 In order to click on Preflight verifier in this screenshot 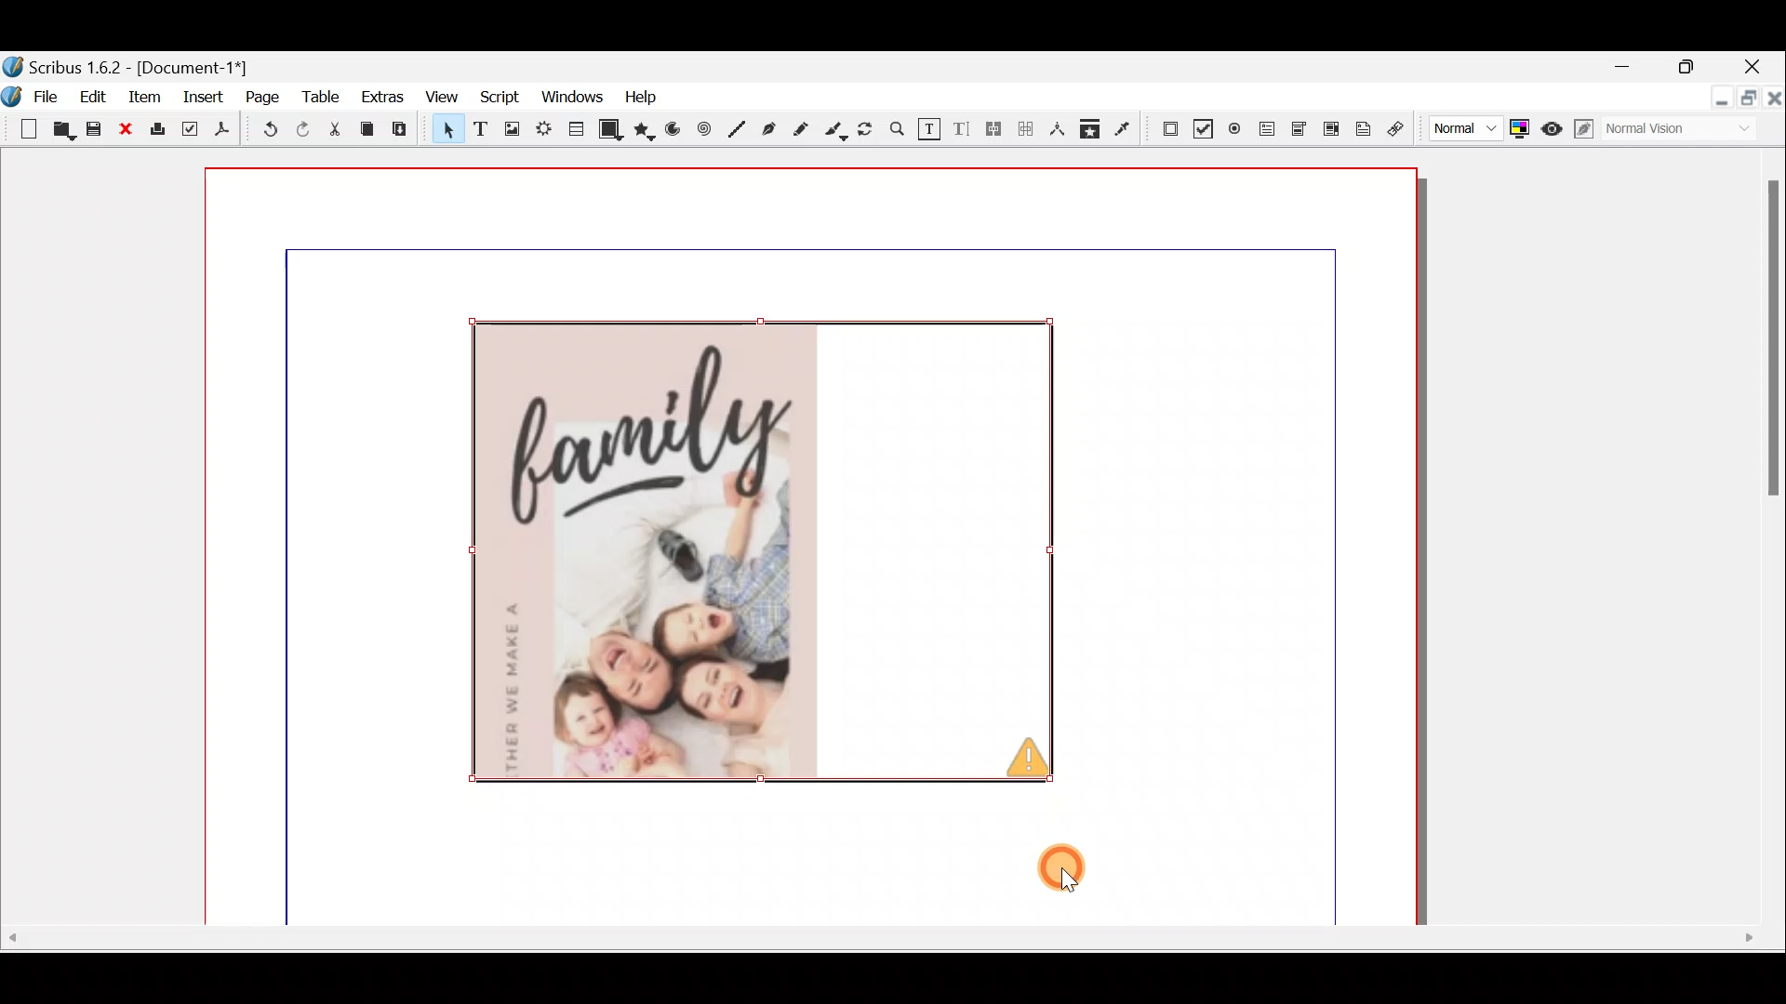, I will do `click(187, 132)`.